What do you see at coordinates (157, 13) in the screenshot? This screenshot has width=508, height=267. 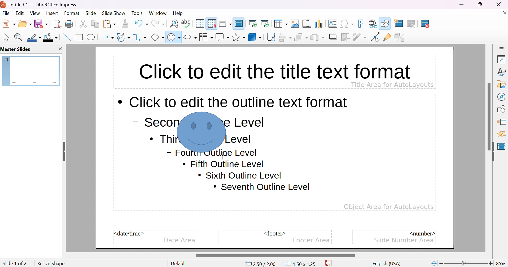 I see `window` at bounding box center [157, 13].